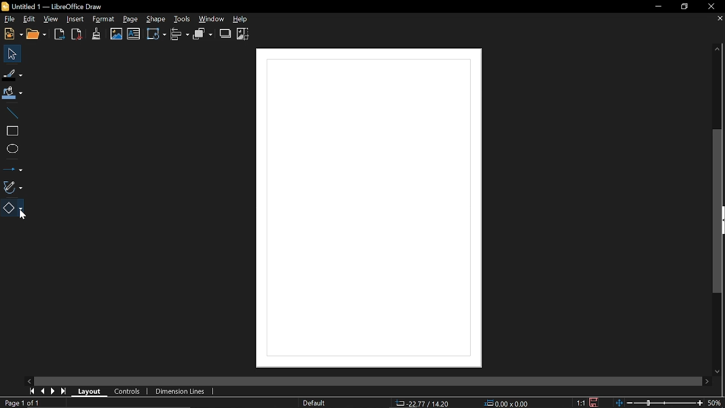  I want to click on Edit, so click(29, 20).